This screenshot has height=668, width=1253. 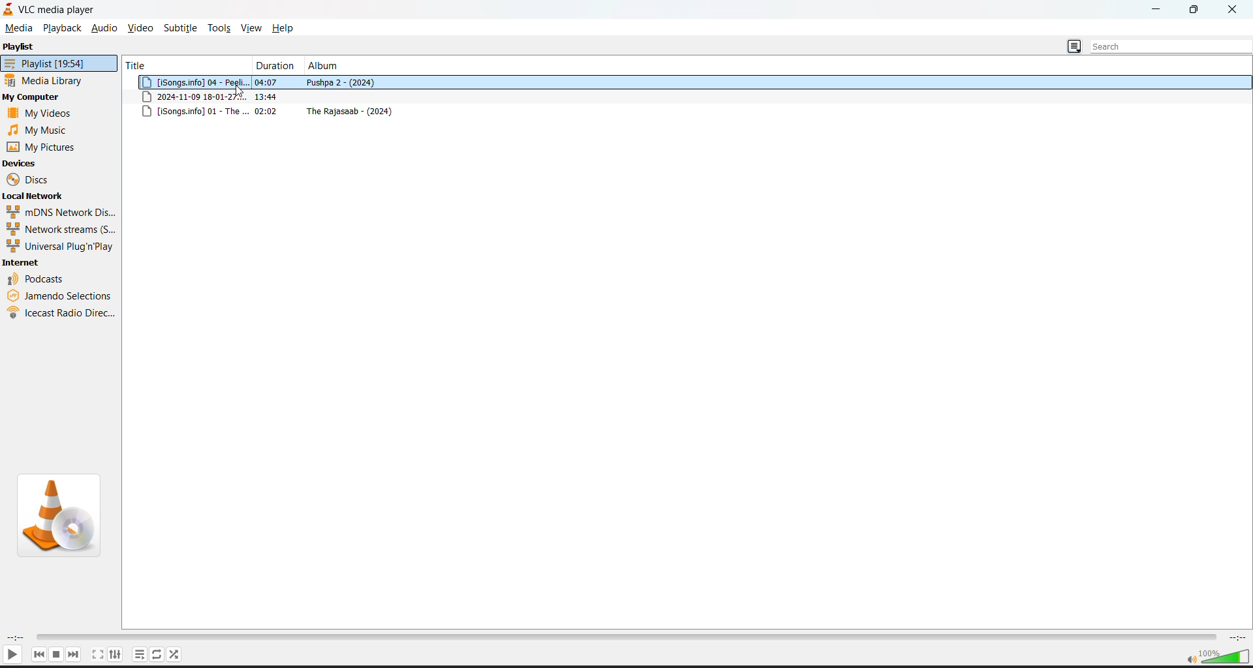 What do you see at coordinates (325, 65) in the screenshot?
I see `album` at bounding box center [325, 65].